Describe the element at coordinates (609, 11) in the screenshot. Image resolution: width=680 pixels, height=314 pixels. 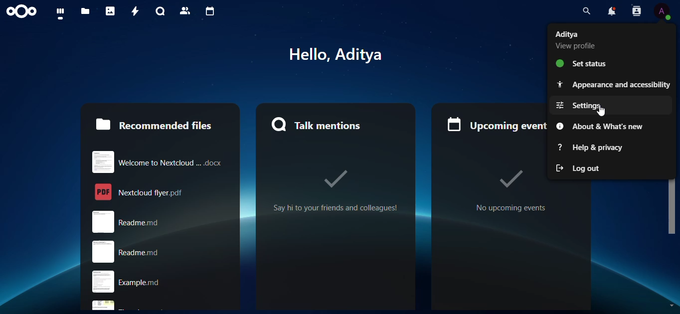
I see `notifications` at that location.